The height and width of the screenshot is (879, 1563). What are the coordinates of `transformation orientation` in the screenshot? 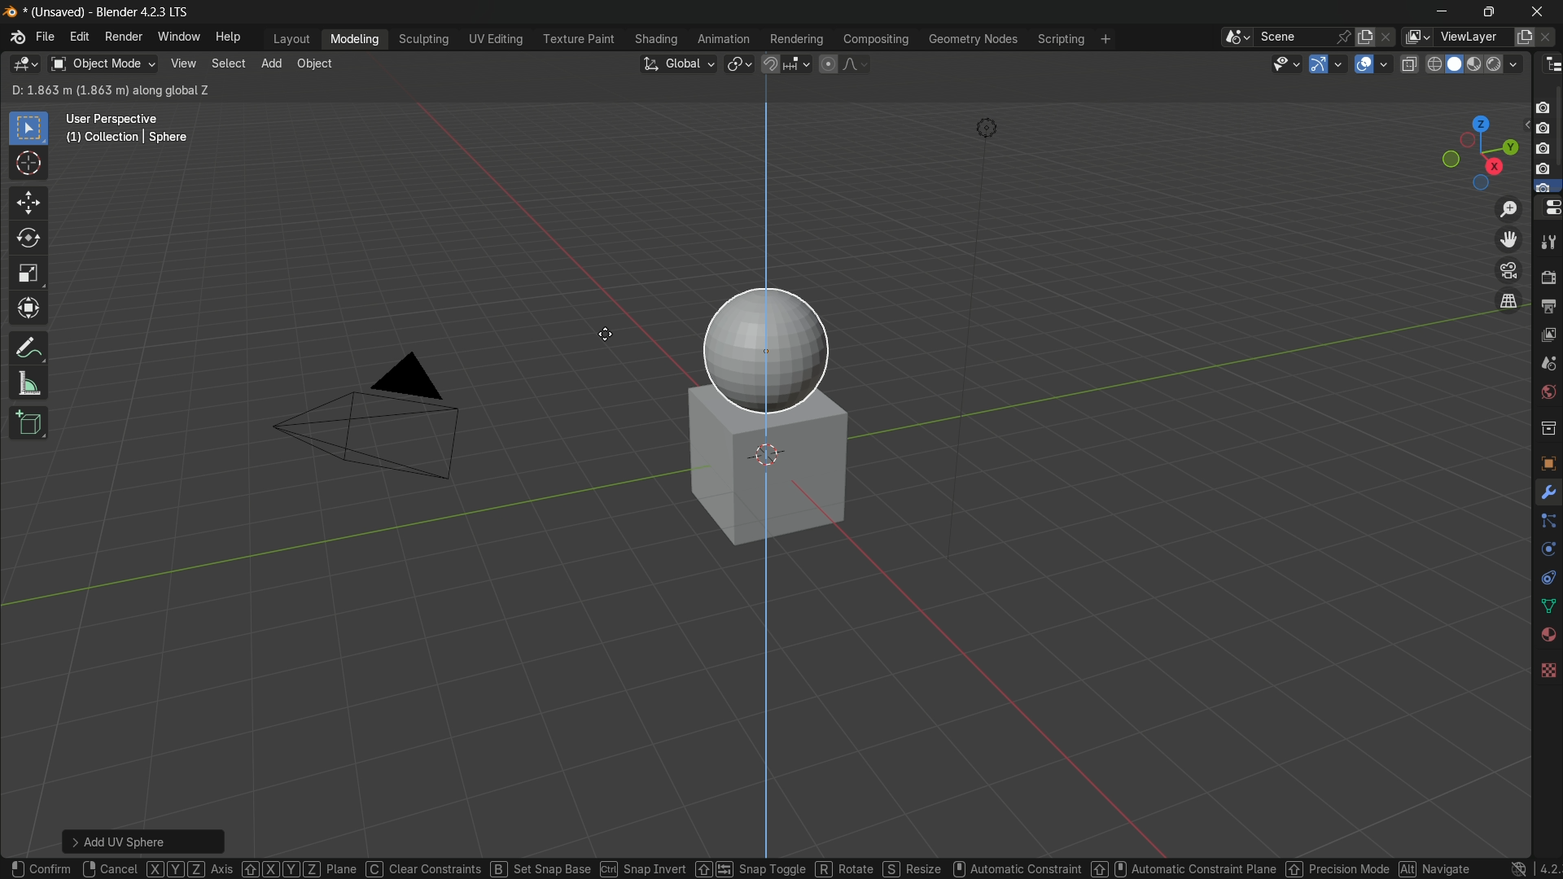 It's located at (679, 63).